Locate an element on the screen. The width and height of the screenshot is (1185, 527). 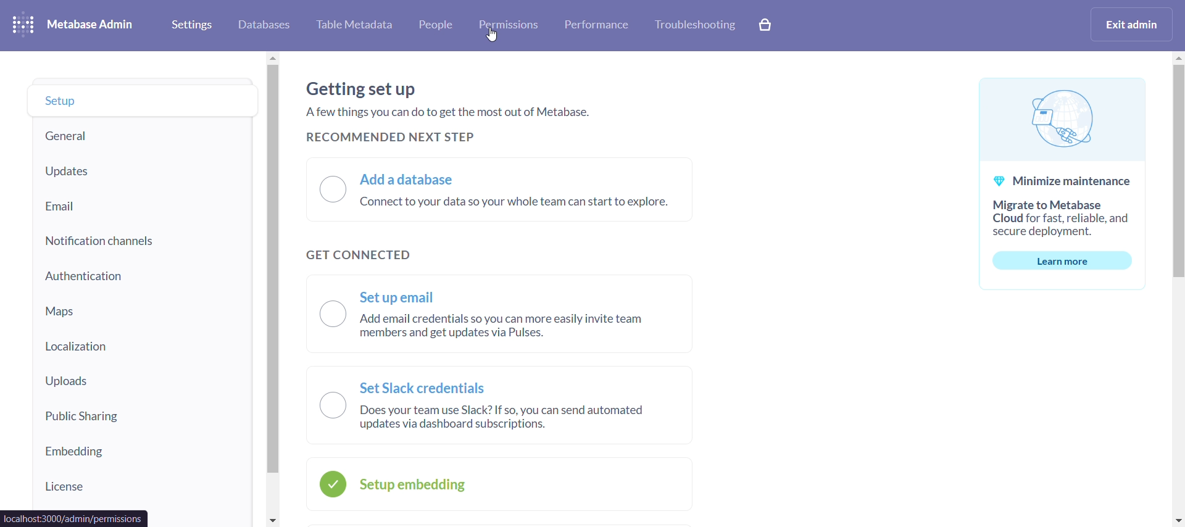
updates is located at coordinates (144, 169).